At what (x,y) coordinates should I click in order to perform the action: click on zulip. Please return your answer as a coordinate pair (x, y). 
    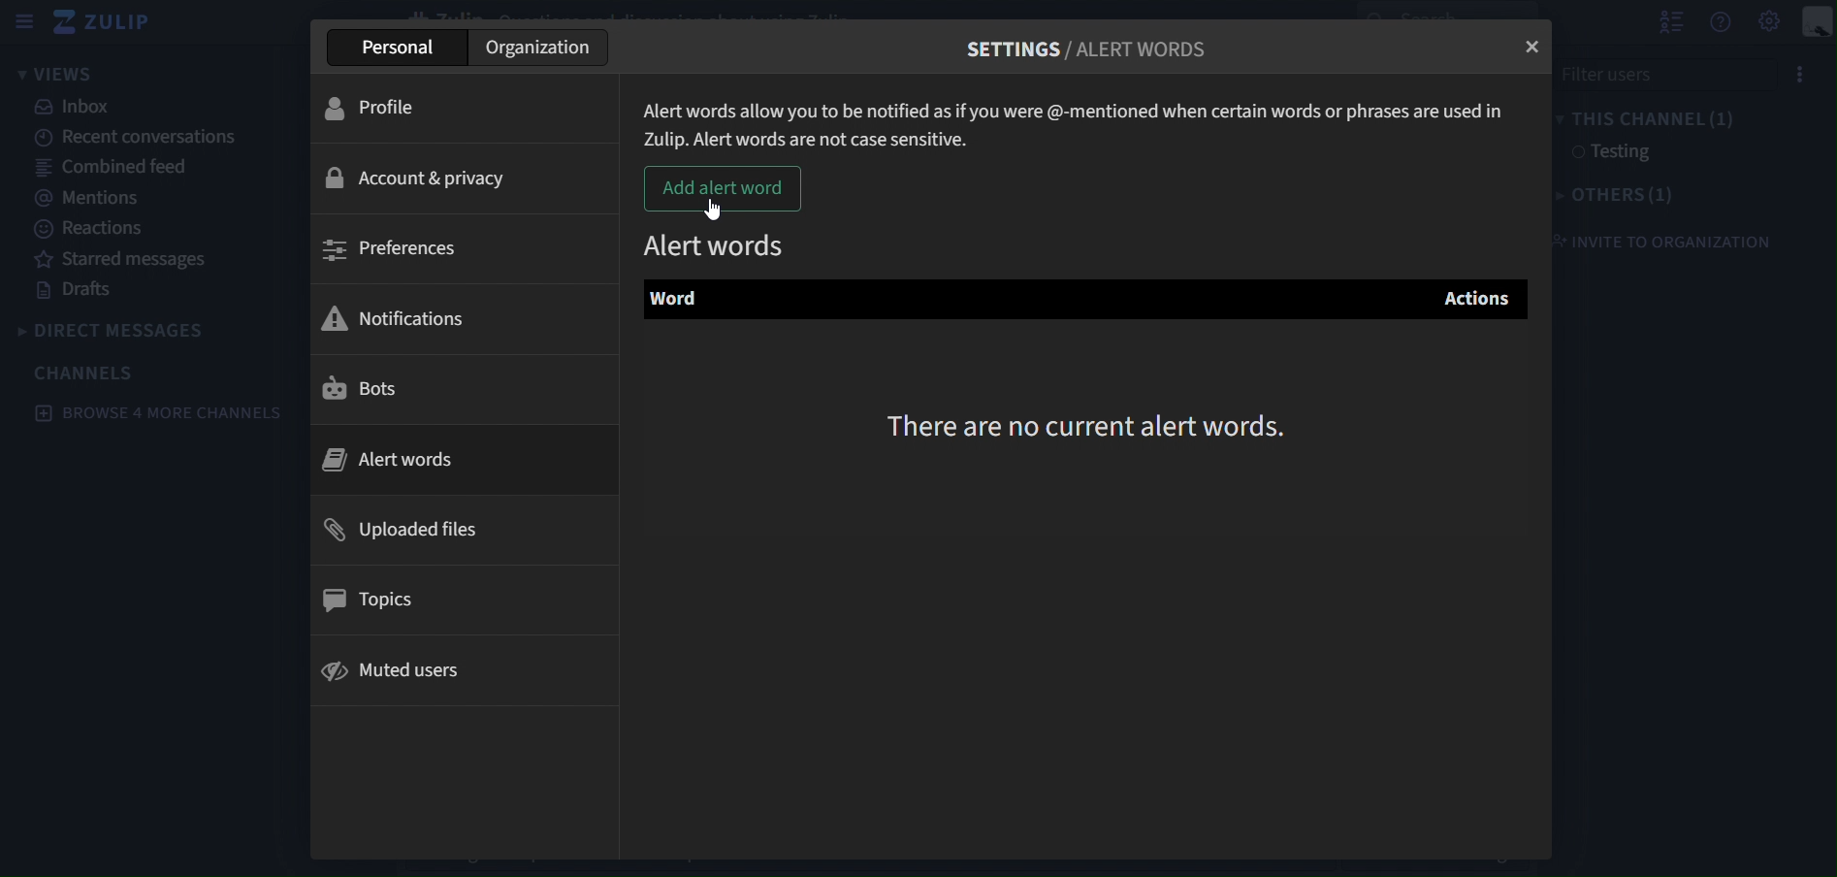
    Looking at the image, I should click on (112, 23).